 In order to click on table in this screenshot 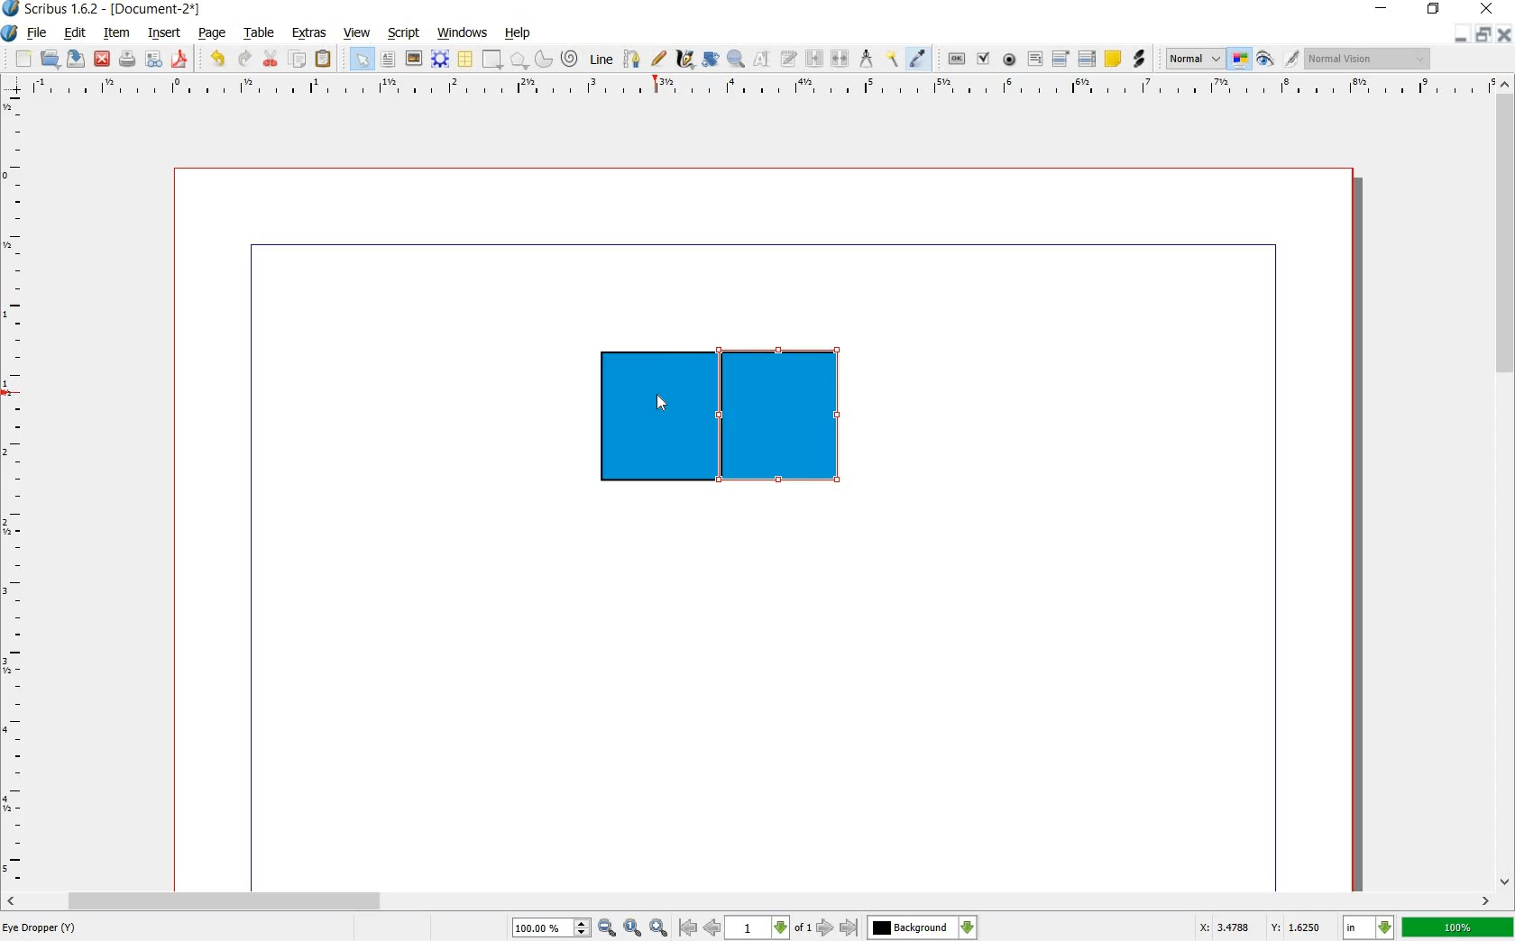, I will do `click(466, 59)`.